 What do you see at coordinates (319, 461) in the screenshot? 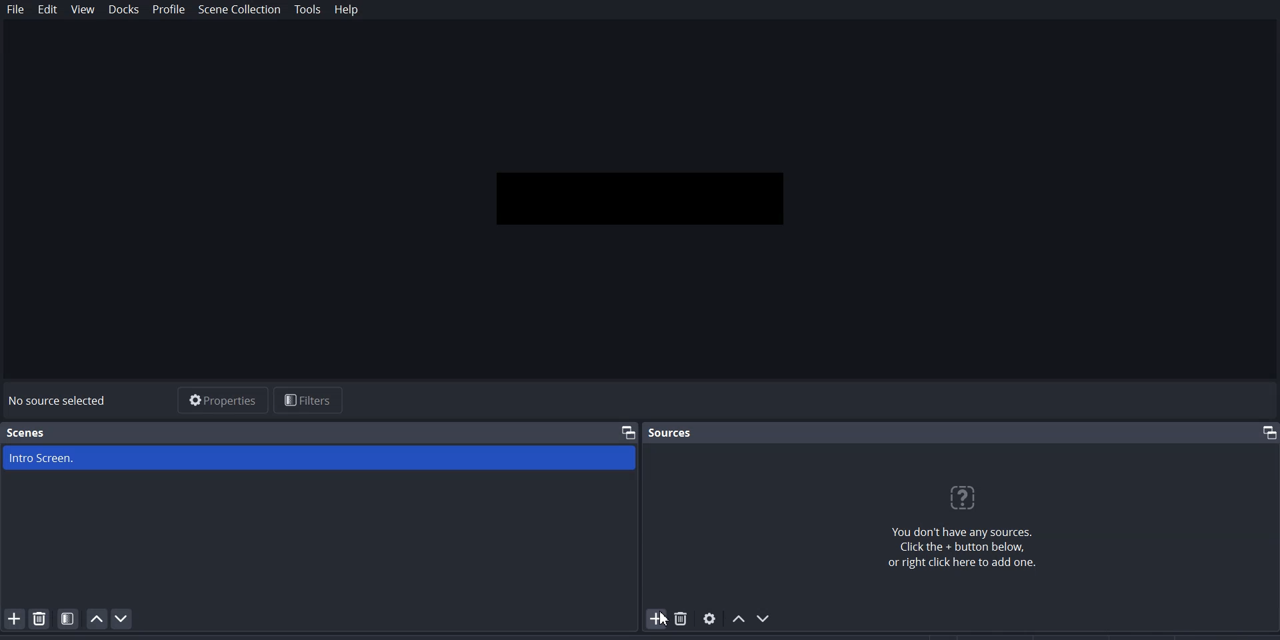
I see `Intro screen` at bounding box center [319, 461].